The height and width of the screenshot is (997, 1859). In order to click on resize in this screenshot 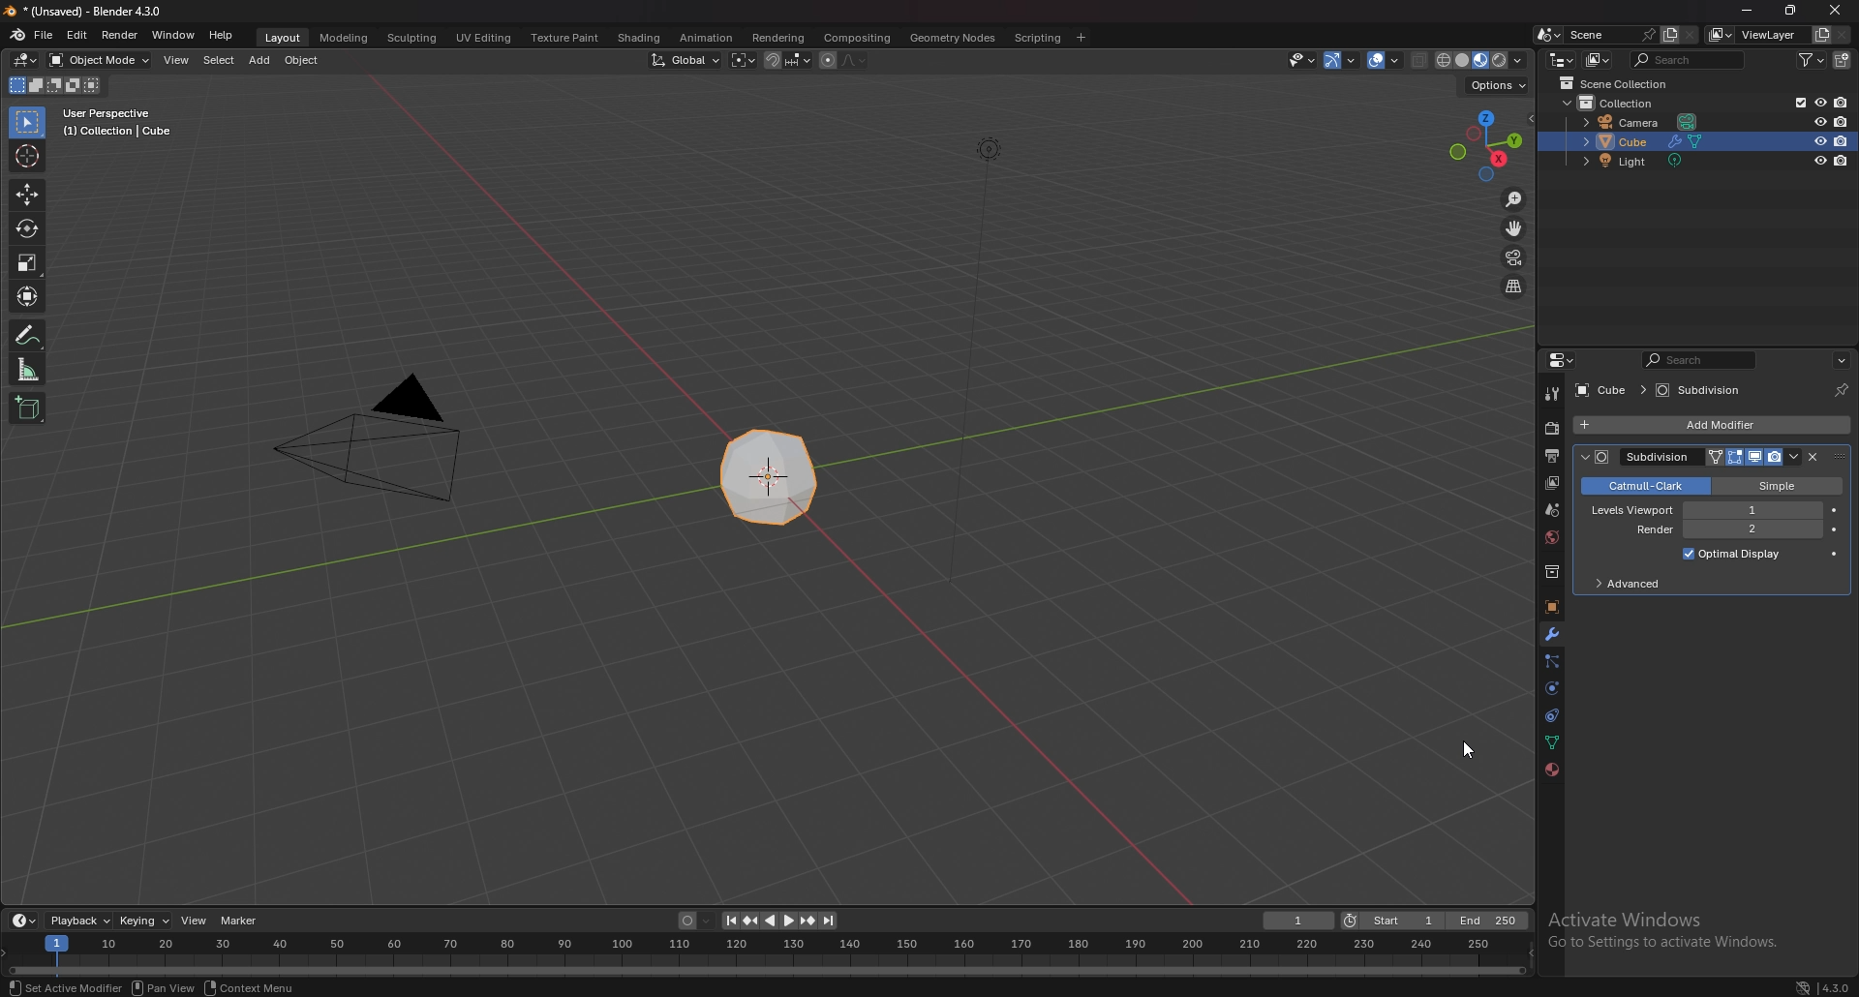, I will do `click(1789, 10)`.